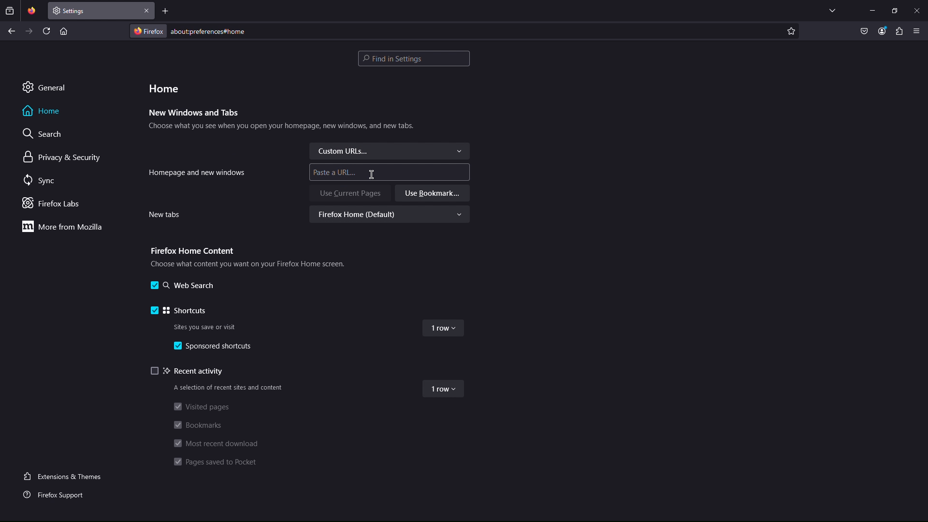 This screenshot has width=928, height=522. I want to click on Visited pages, so click(200, 406).